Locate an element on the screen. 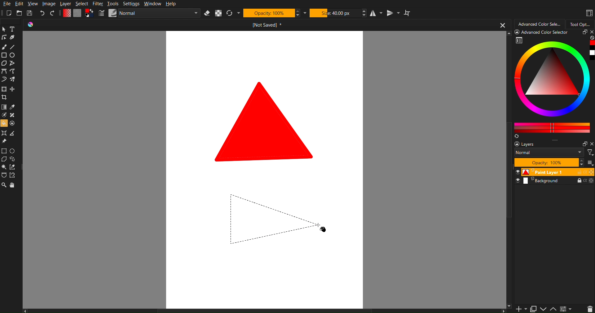  Line Structure is located at coordinates (279, 218).